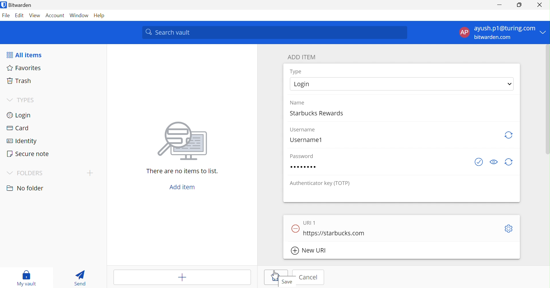 The image size is (550, 288). I want to click on Drop Down, so click(544, 32).